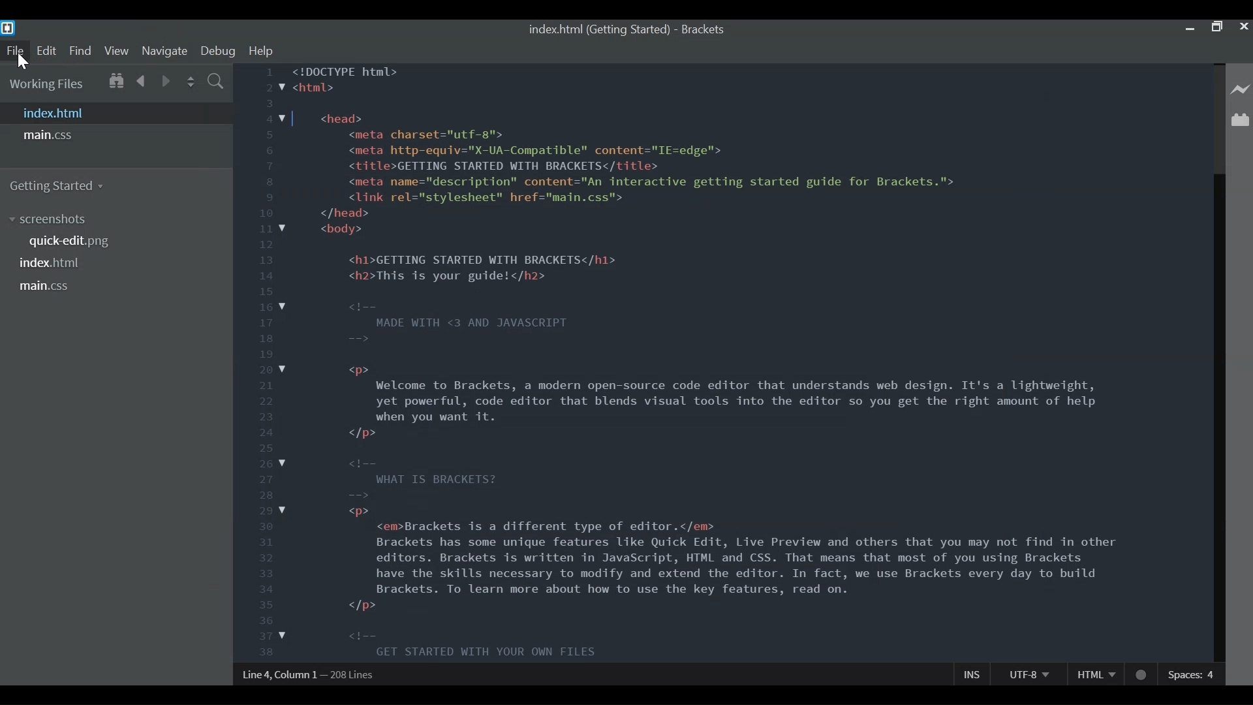 This screenshot has width=1253, height=705. Describe the element at coordinates (15, 51) in the screenshot. I see `File` at that location.